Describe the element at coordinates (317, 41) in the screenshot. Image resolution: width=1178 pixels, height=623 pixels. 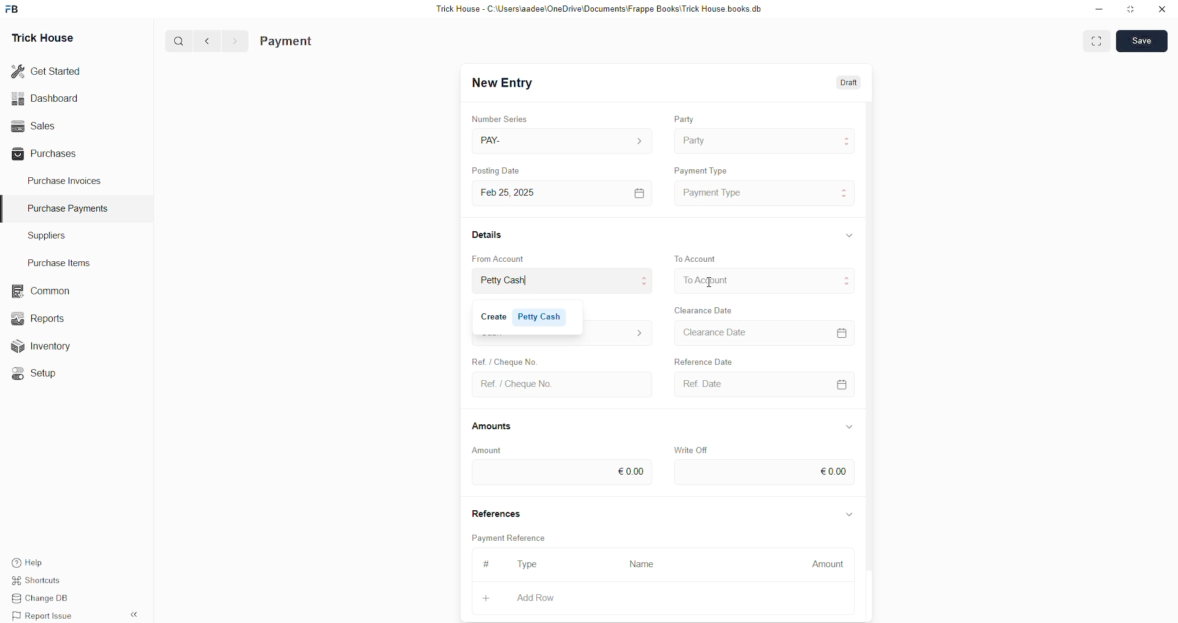
I see `Purchase Invoice` at that location.